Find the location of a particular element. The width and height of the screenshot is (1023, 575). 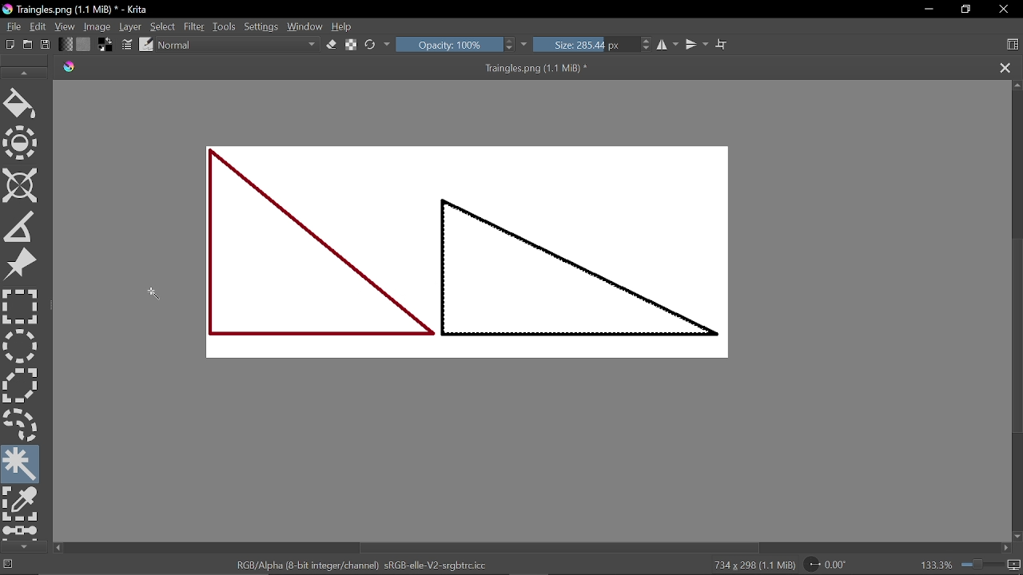

Choose brush preset is located at coordinates (147, 45).